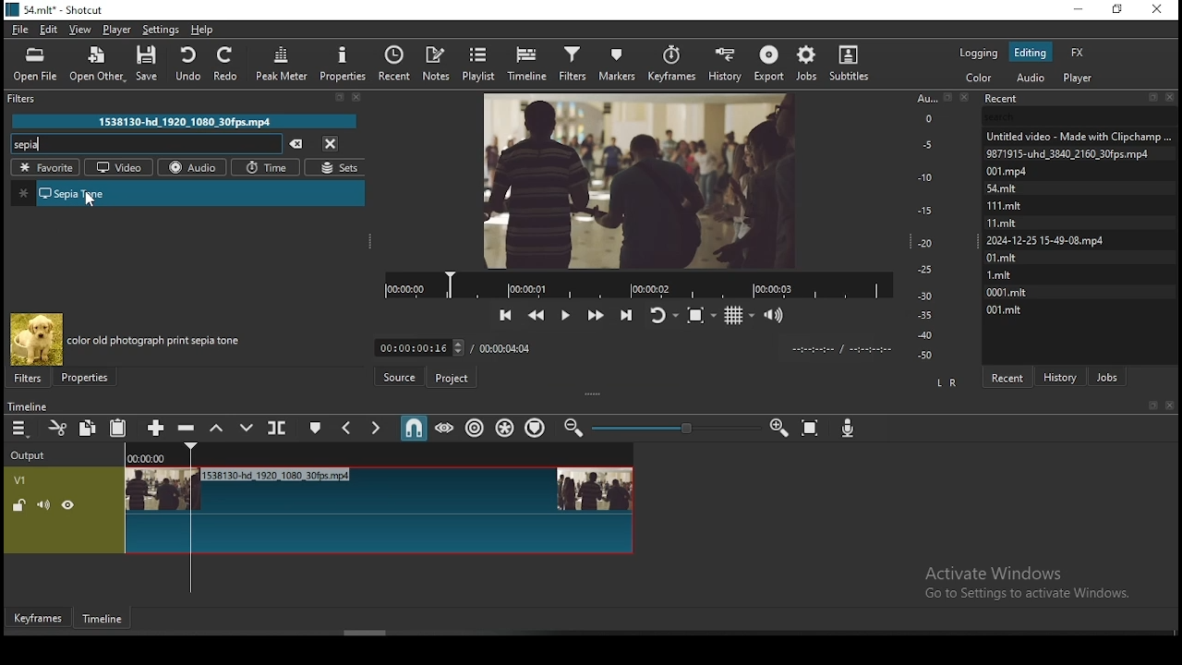  I want to click on 0l.mit, so click(1004, 257).